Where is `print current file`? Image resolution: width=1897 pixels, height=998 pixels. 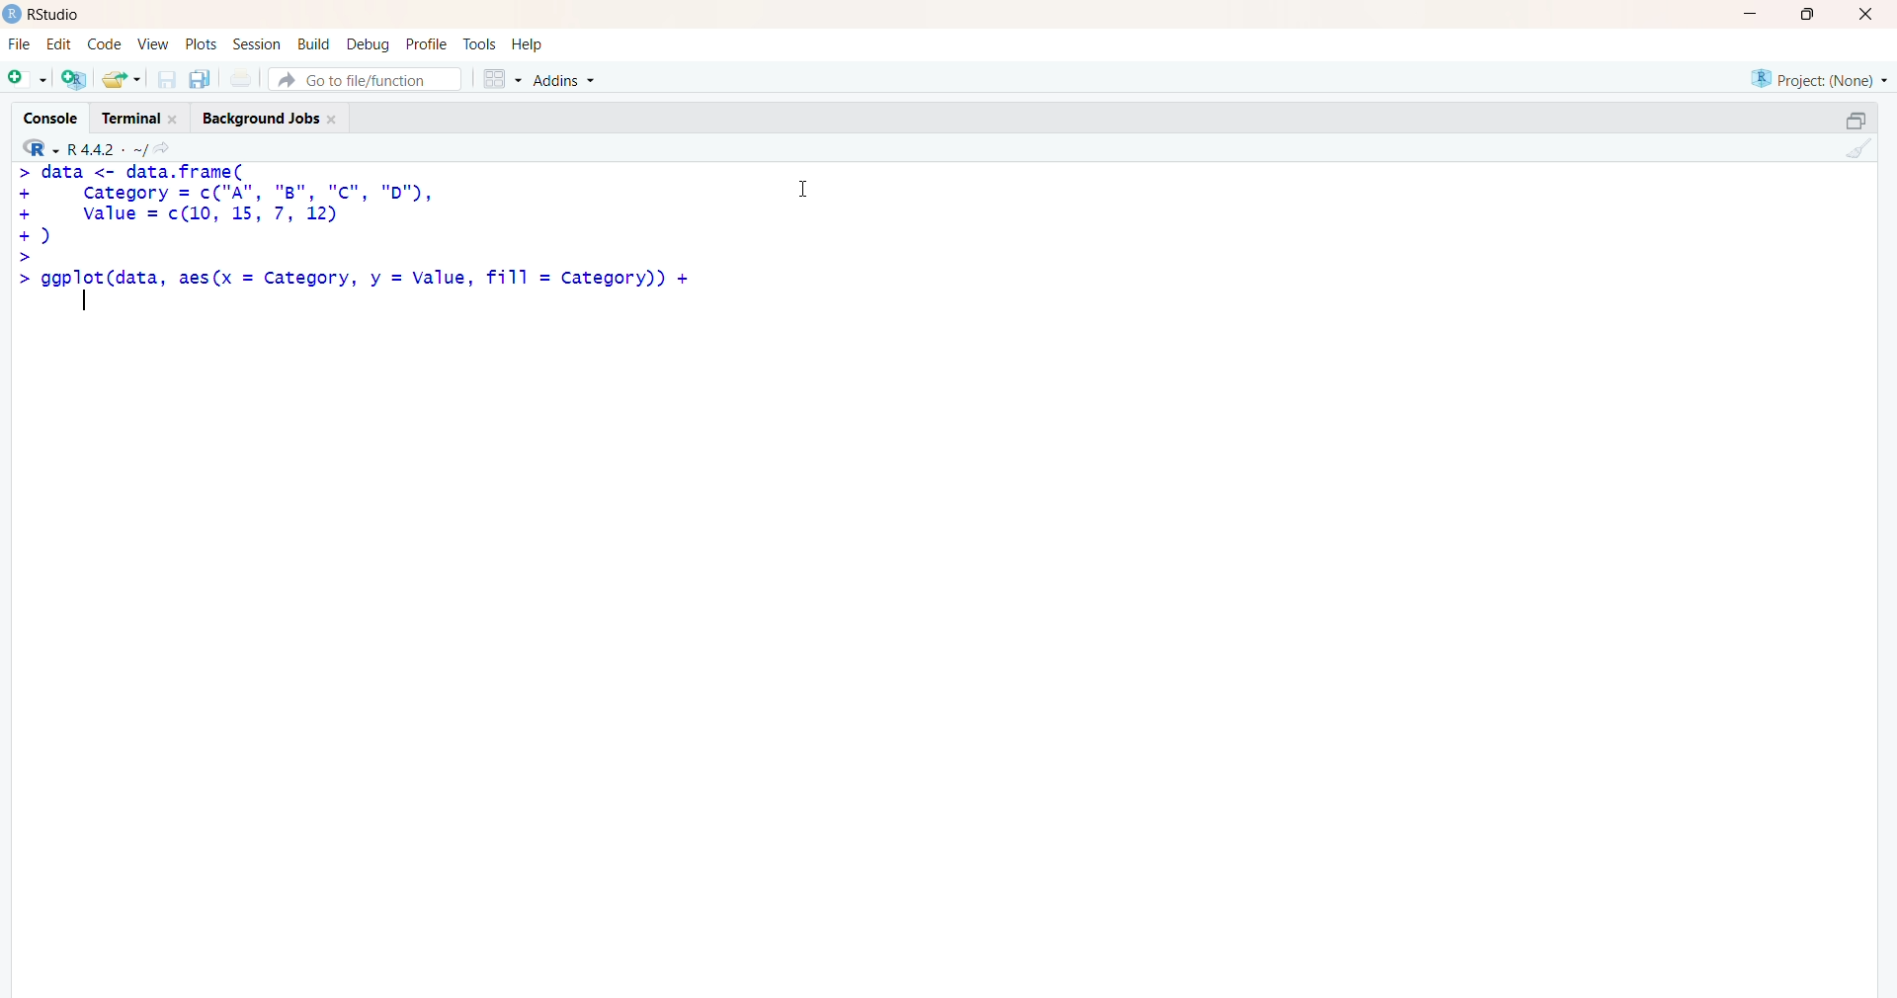 print current file is located at coordinates (238, 78).